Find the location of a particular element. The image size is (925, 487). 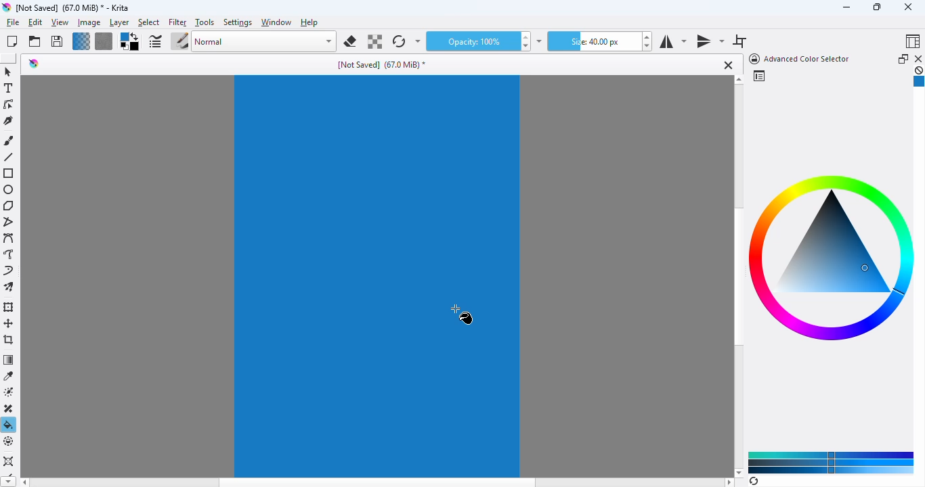

canvas is located at coordinates (377, 276).